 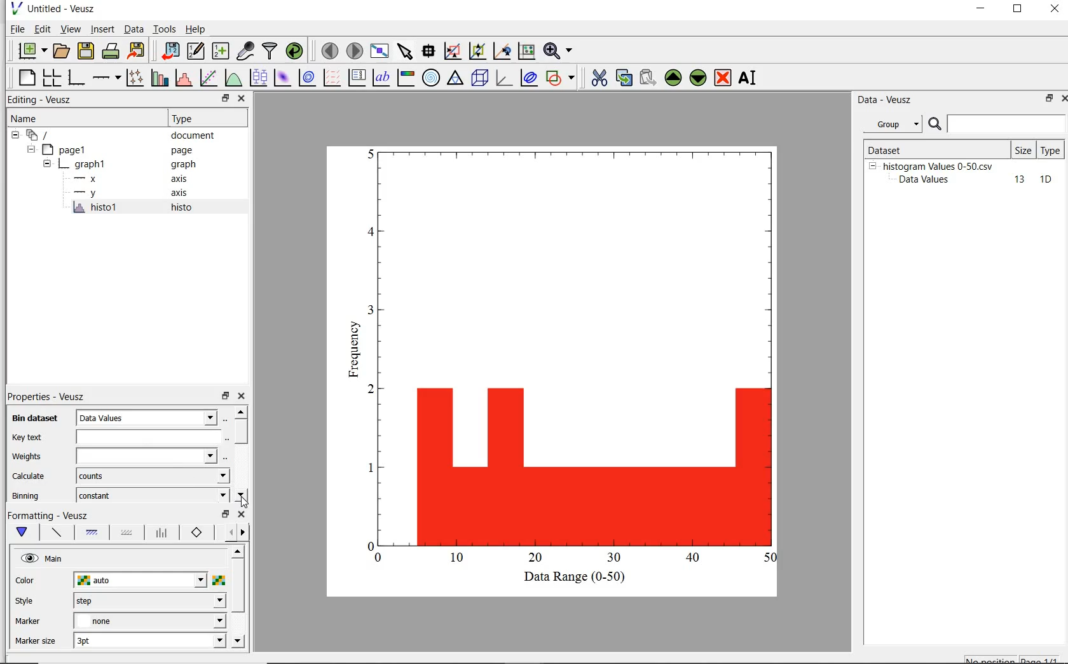 I want to click on Data Range (0-50), so click(x=577, y=578).